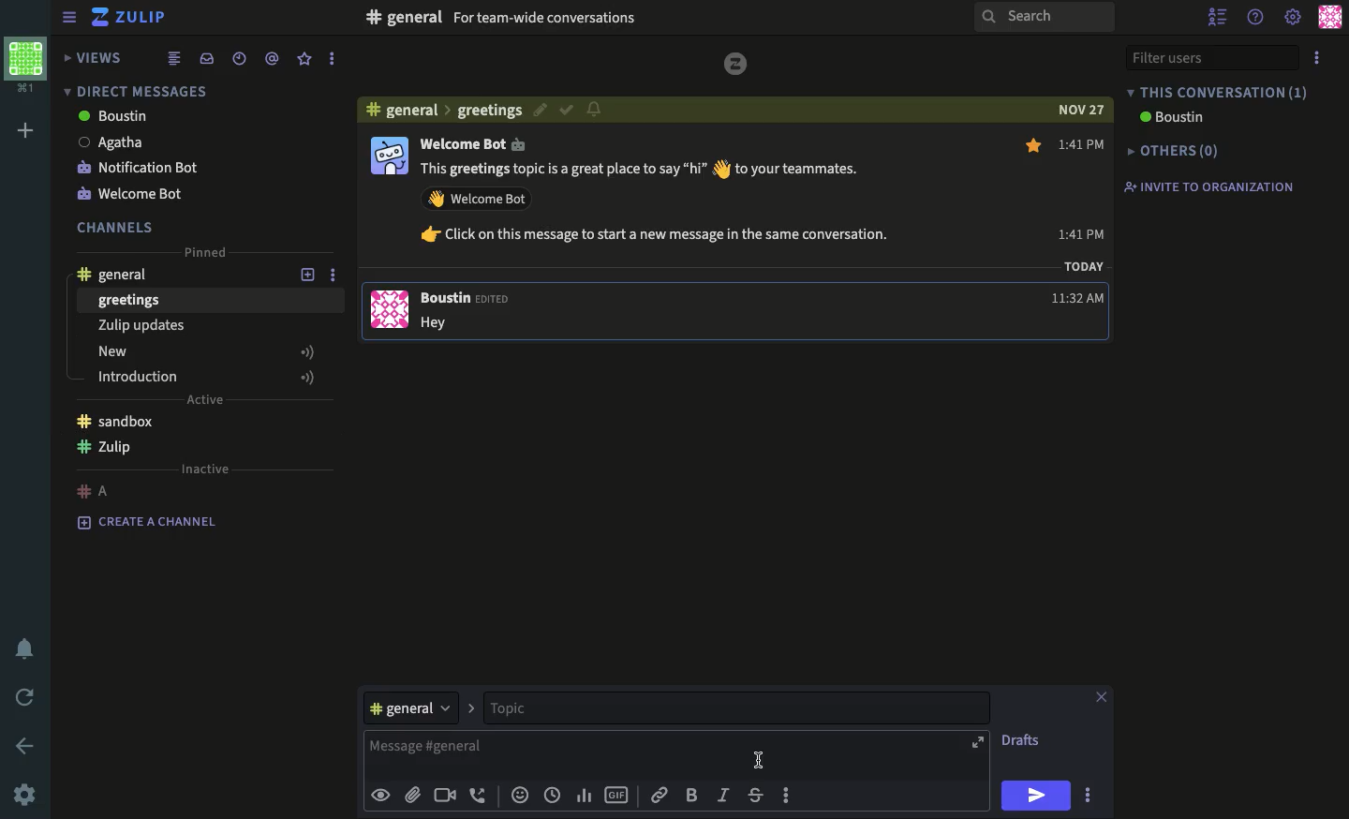 The image size is (1349, 819). I want to click on audio call, so click(479, 795).